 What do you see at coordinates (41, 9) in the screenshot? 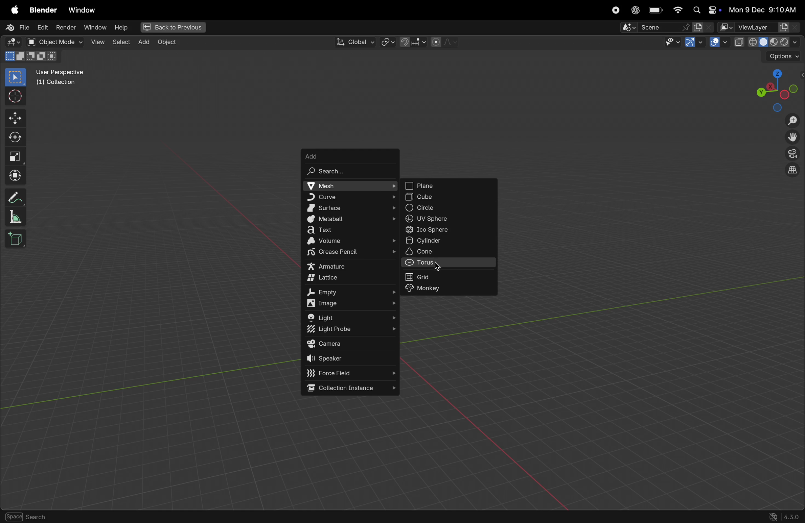
I see `Blender` at bounding box center [41, 9].